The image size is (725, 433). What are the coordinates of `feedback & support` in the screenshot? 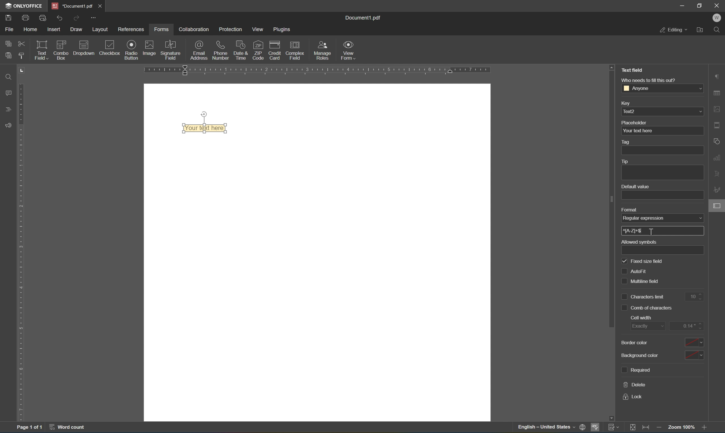 It's located at (8, 124).